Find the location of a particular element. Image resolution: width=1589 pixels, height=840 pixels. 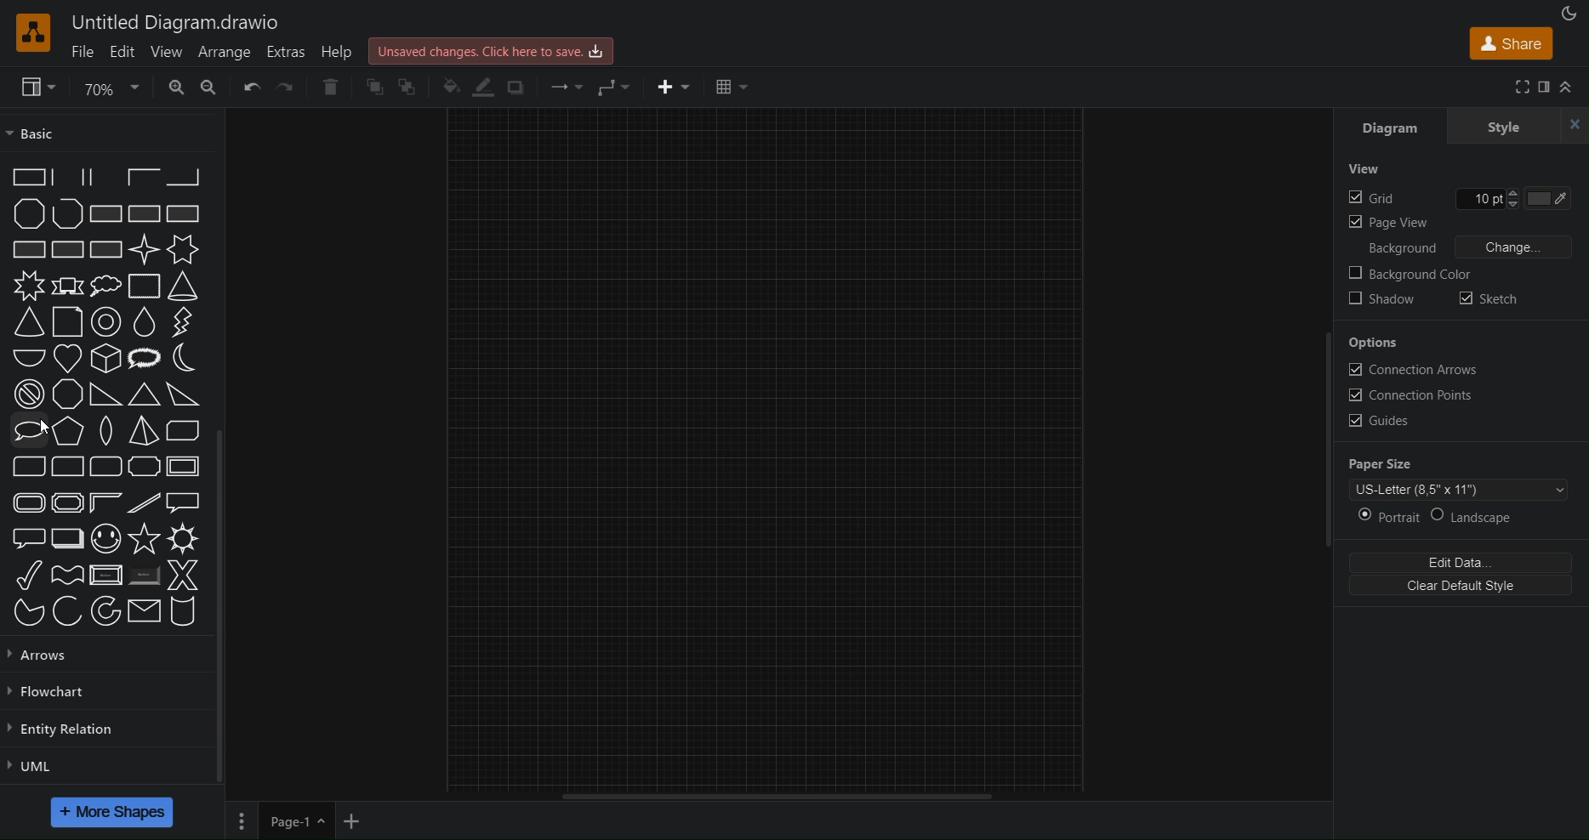

Clear Default Style is located at coordinates (1466, 587).